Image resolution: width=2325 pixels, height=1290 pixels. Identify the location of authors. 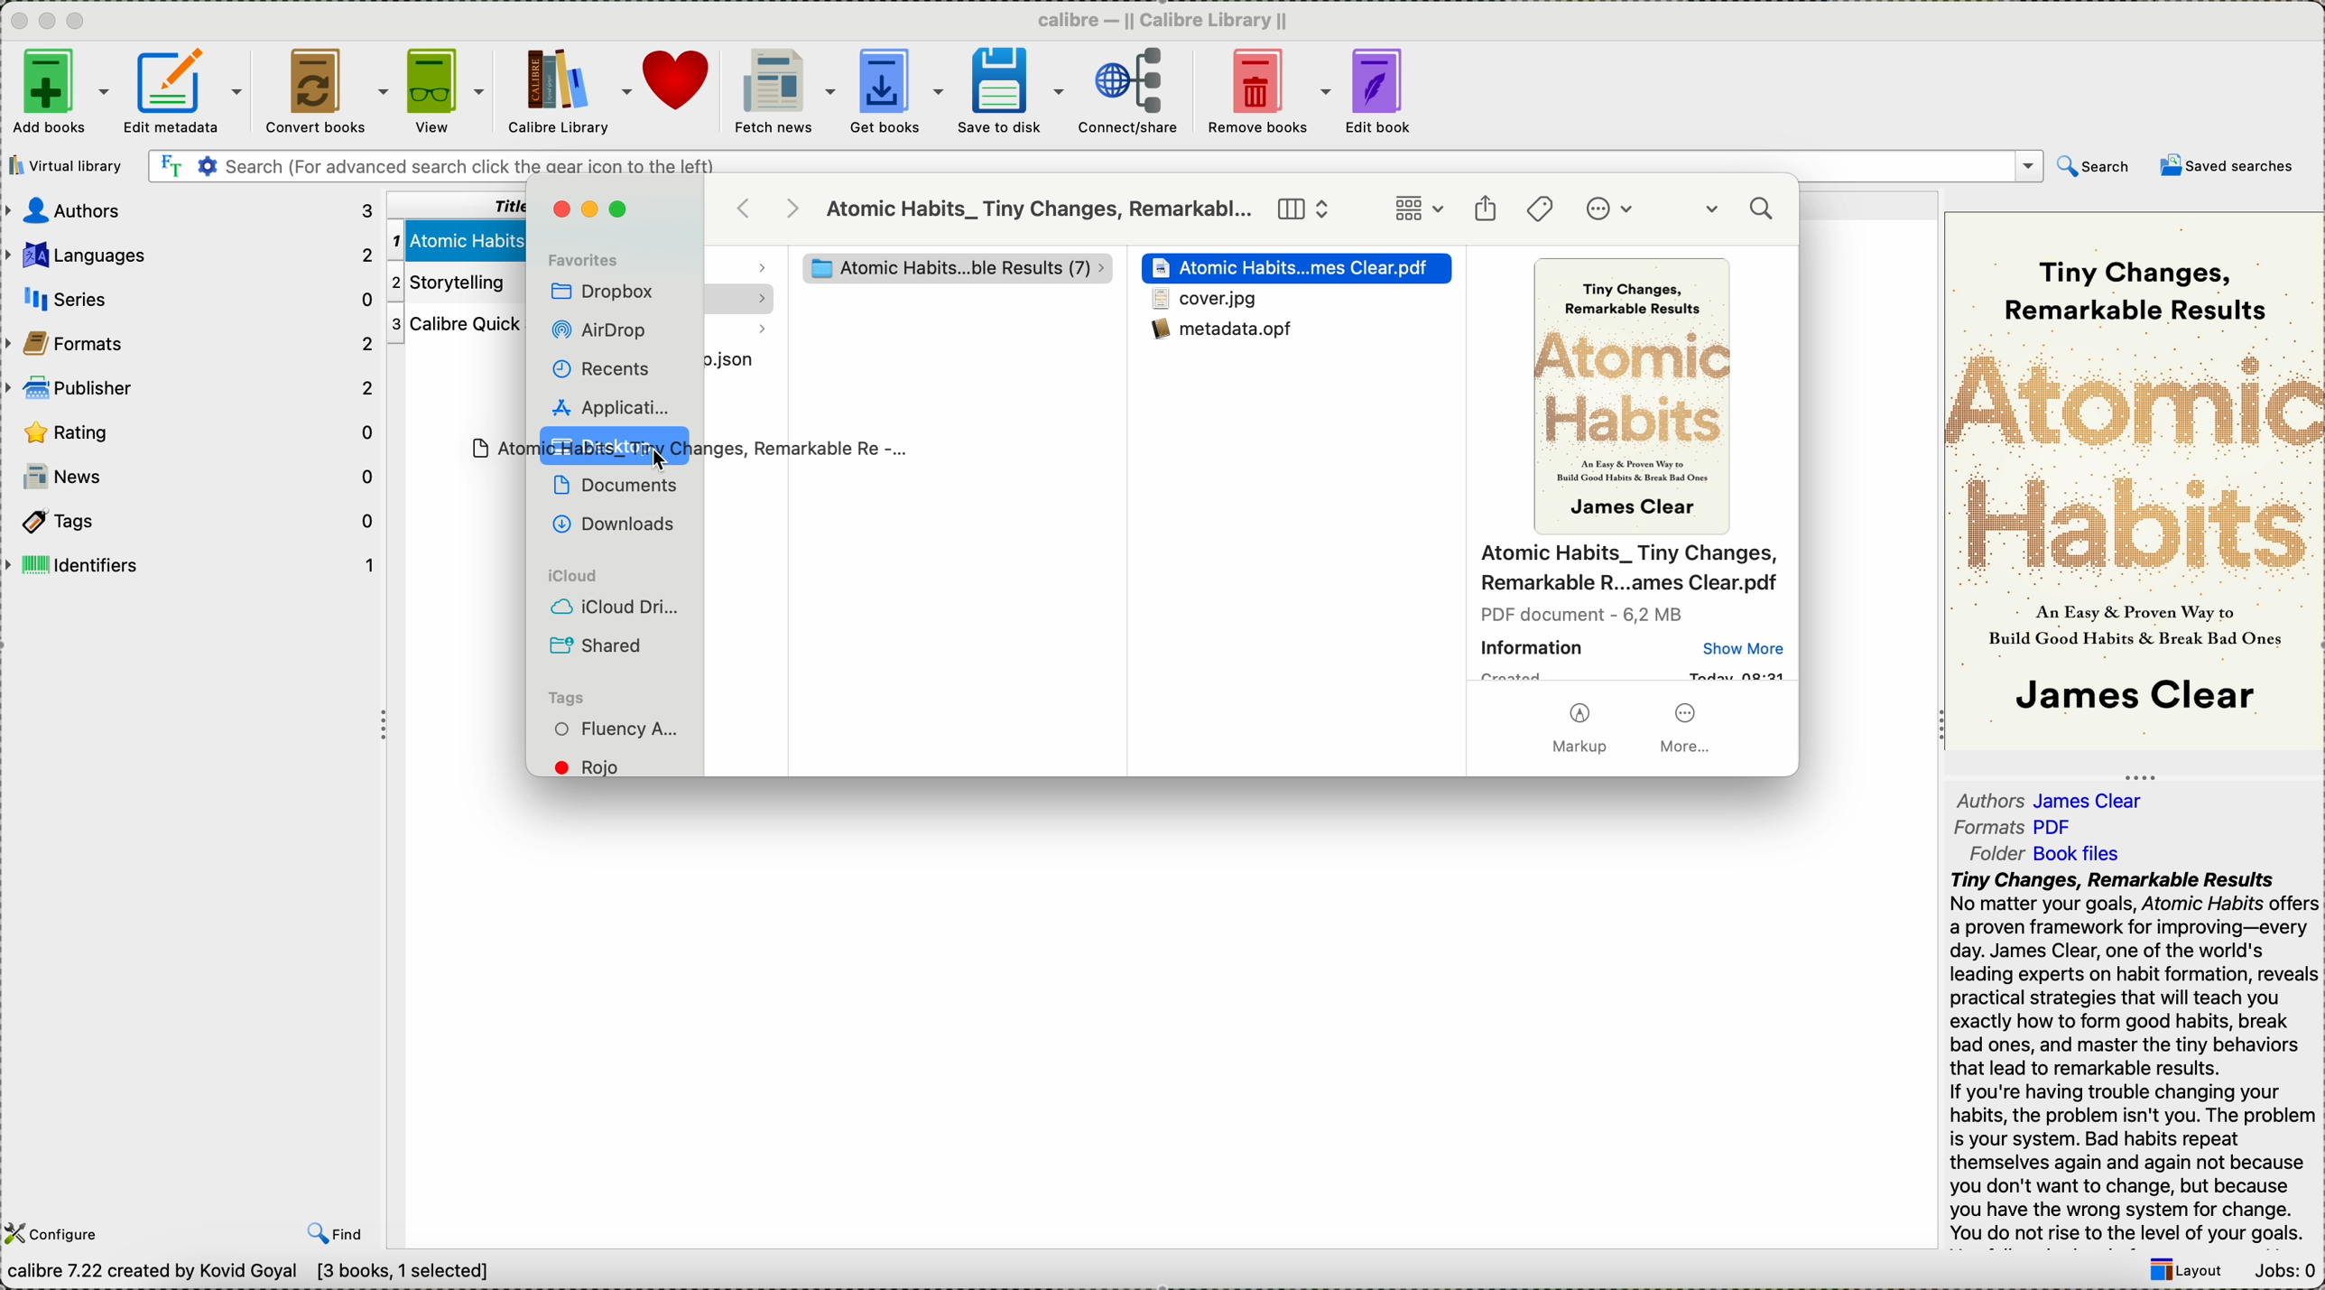
(2054, 795).